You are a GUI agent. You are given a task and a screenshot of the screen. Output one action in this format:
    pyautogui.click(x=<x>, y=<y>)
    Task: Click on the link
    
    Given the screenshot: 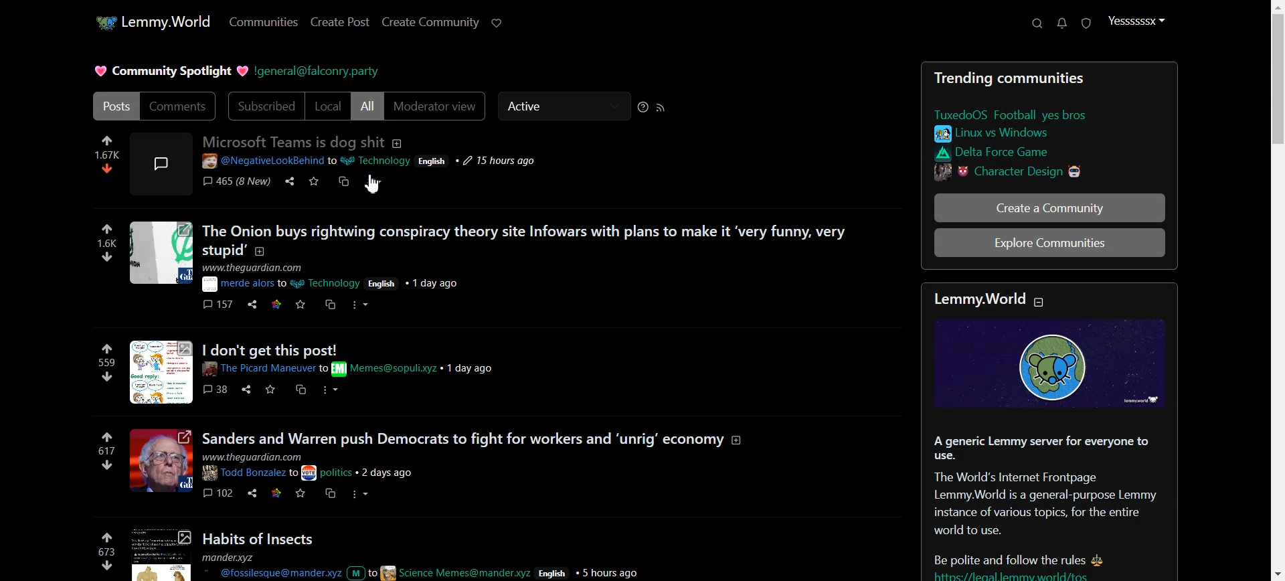 What is the action you would take?
    pyautogui.click(x=1024, y=171)
    